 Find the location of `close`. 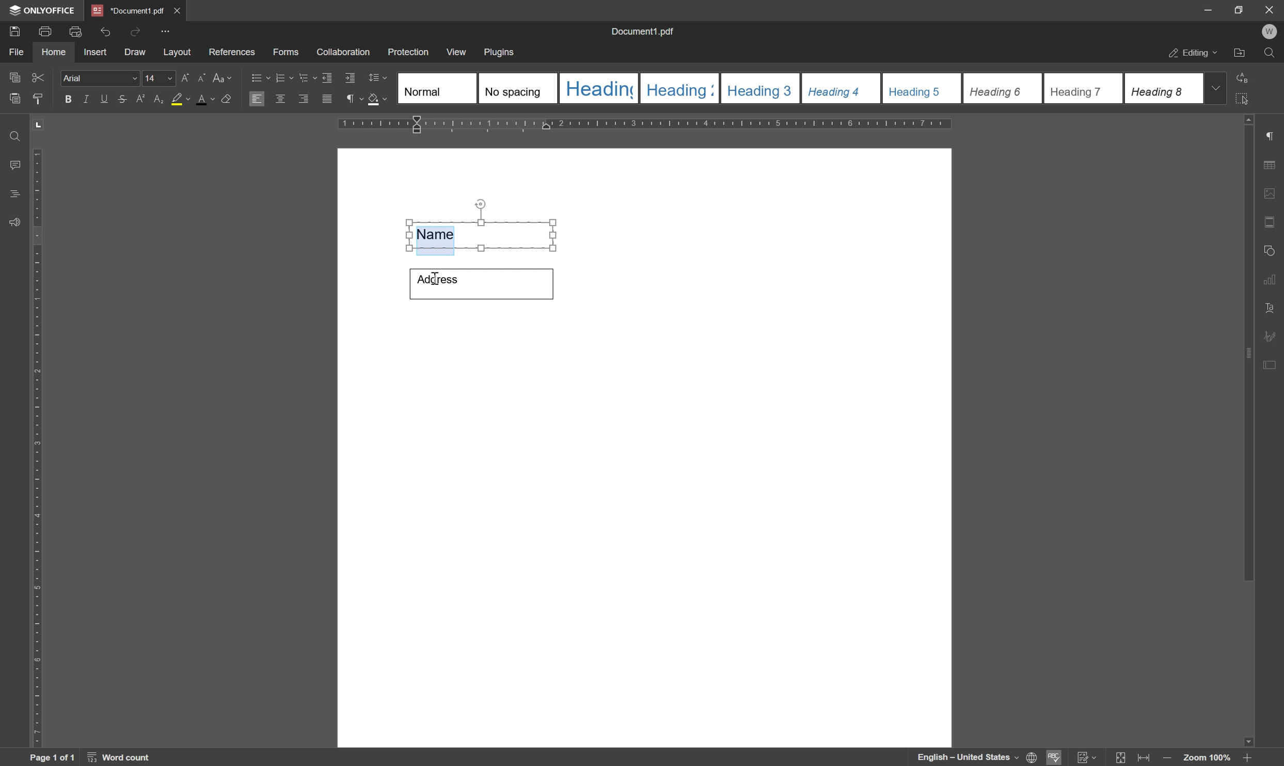

close is located at coordinates (1269, 9).